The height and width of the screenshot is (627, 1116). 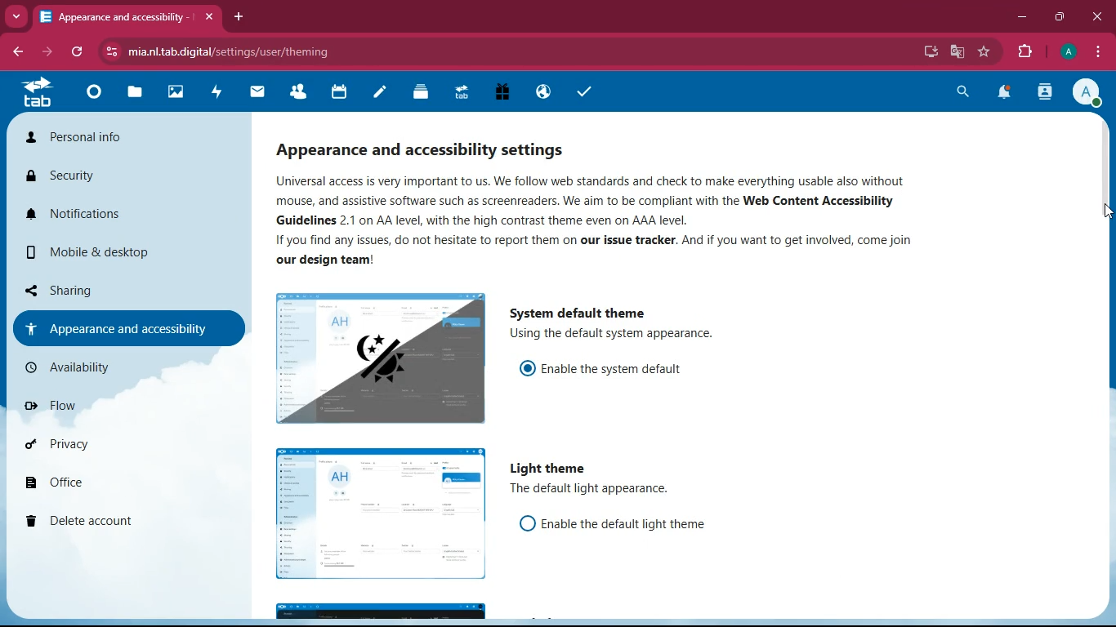 I want to click on mail, so click(x=256, y=93).